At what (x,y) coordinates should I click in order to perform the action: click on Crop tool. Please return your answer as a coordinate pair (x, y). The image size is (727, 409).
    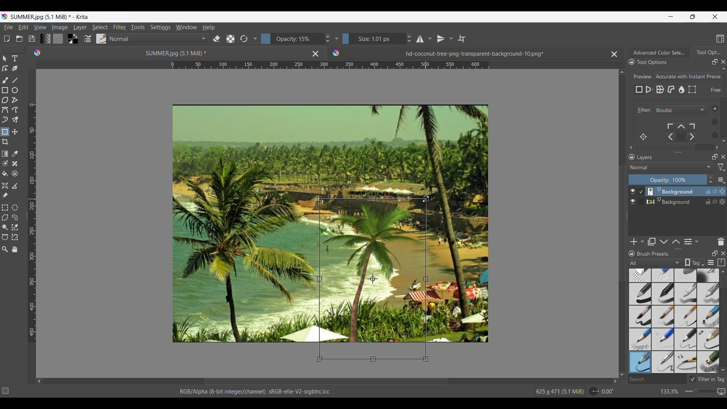
    Looking at the image, I should click on (5, 142).